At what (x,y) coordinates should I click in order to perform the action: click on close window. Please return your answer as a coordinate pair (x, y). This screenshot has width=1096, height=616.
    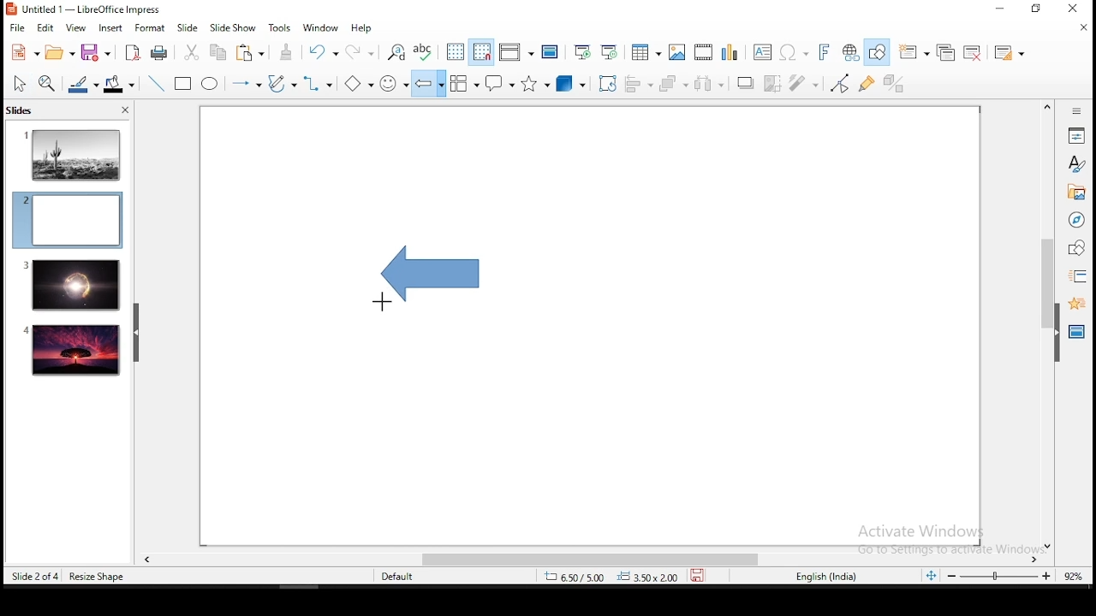
    Looking at the image, I should click on (1076, 9).